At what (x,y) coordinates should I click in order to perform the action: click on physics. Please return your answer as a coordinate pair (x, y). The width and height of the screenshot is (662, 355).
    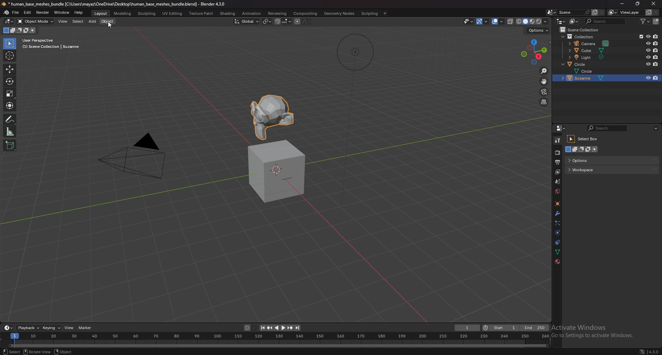
    Looking at the image, I should click on (558, 233).